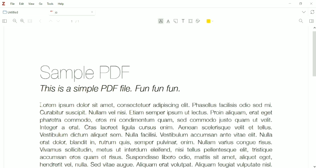 The image size is (316, 168). What do you see at coordinates (3, 4) in the screenshot?
I see `Logo` at bounding box center [3, 4].